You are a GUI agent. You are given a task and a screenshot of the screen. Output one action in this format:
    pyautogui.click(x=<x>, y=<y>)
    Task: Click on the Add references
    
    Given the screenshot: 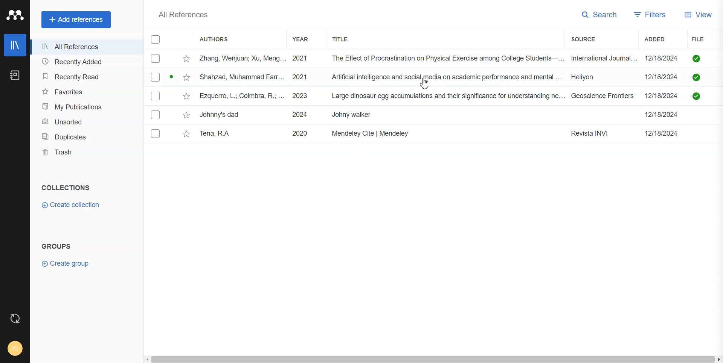 What is the action you would take?
    pyautogui.click(x=76, y=19)
    